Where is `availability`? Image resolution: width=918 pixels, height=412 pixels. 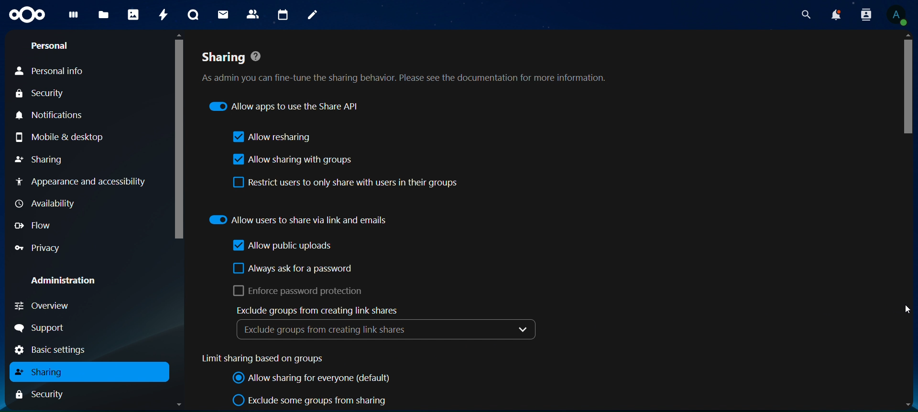
availability is located at coordinates (48, 204).